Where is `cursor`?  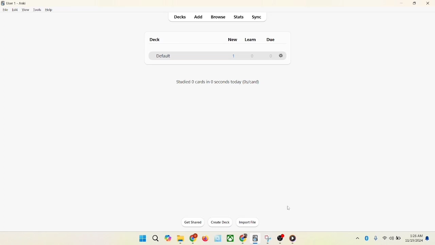 cursor is located at coordinates (287, 207).